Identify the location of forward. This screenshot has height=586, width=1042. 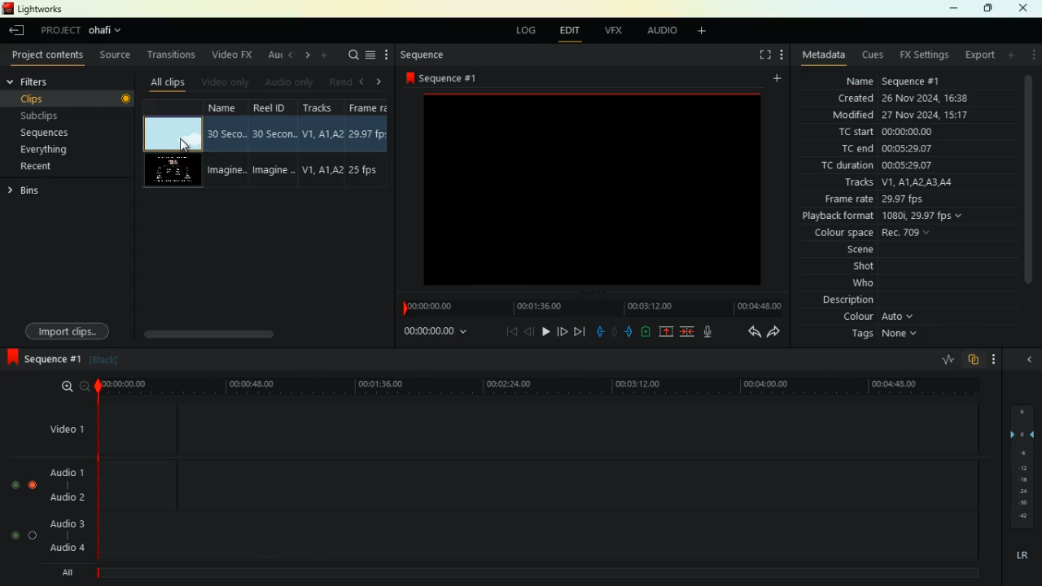
(563, 333).